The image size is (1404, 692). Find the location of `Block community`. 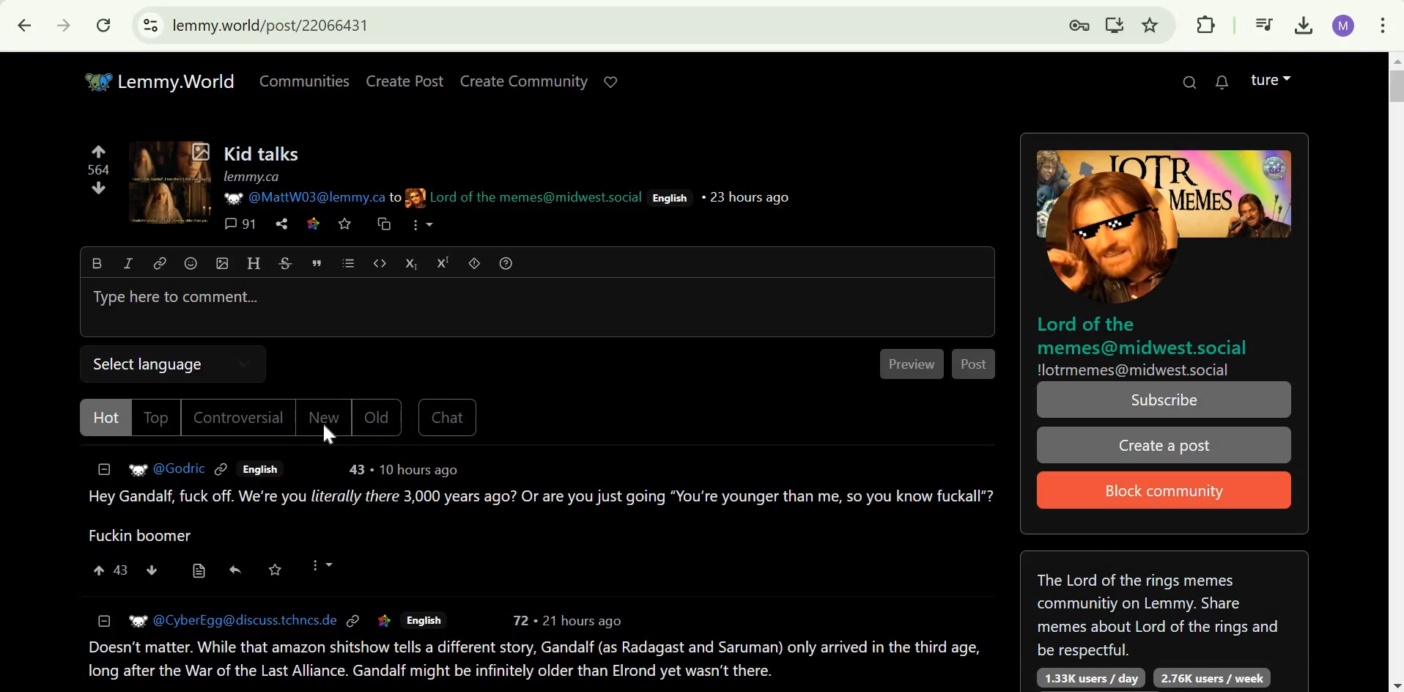

Block community is located at coordinates (1167, 488).